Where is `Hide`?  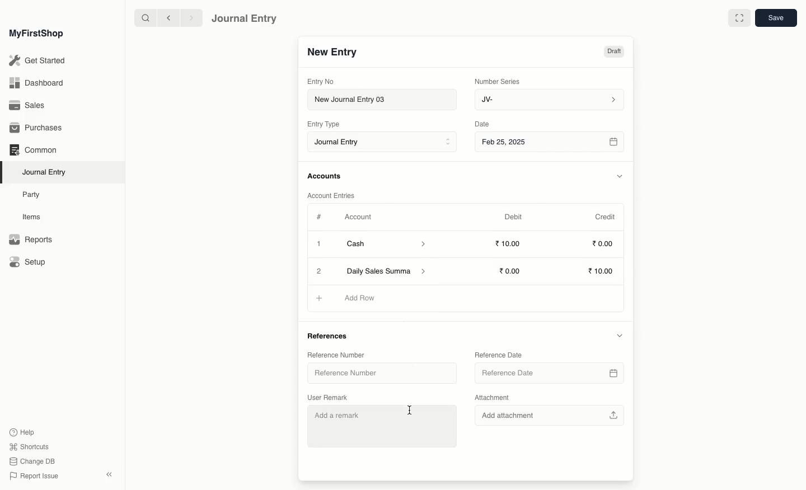
Hide is located at coordinates (619, 335).